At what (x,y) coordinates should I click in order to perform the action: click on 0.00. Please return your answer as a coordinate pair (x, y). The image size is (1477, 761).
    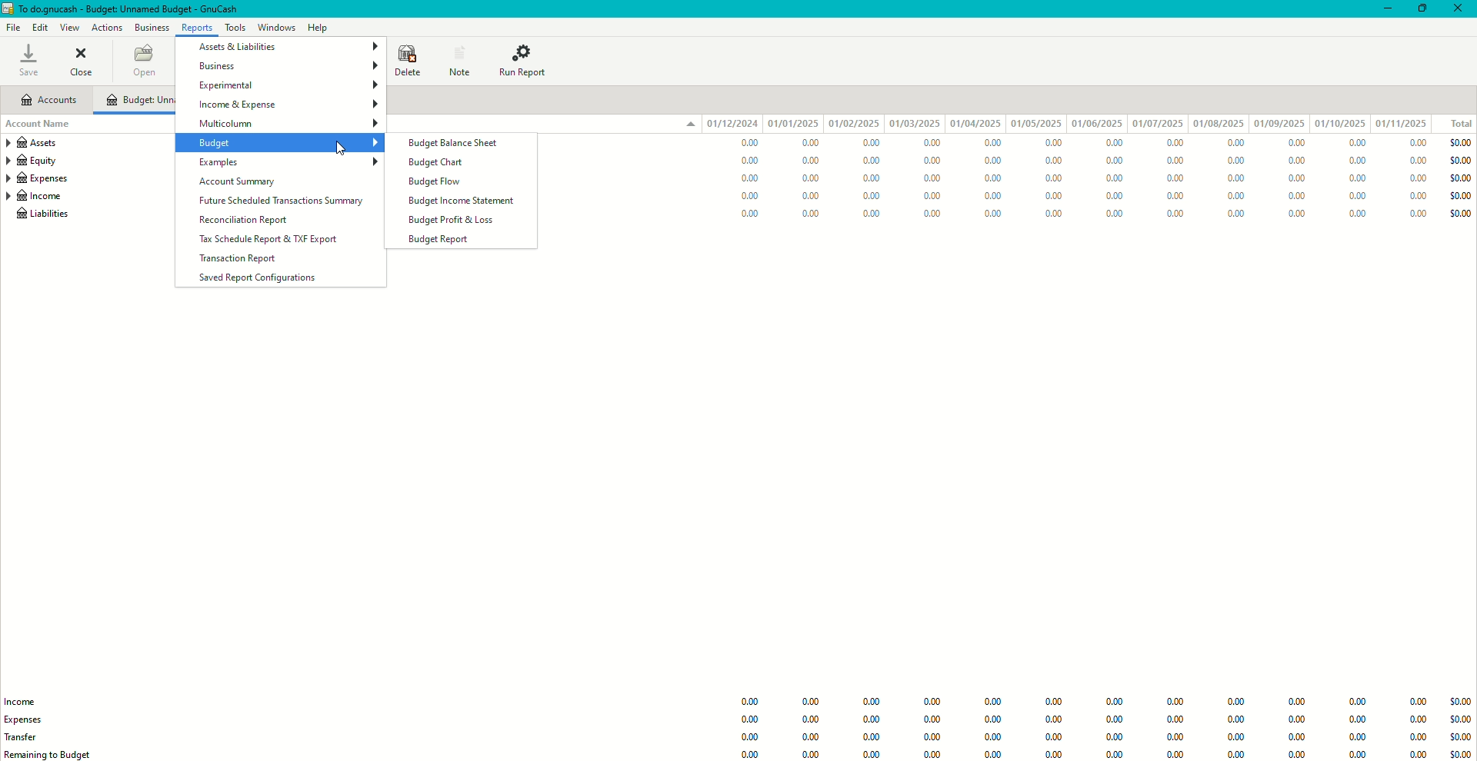
    Looking at the image, I should click on (1055, 753).